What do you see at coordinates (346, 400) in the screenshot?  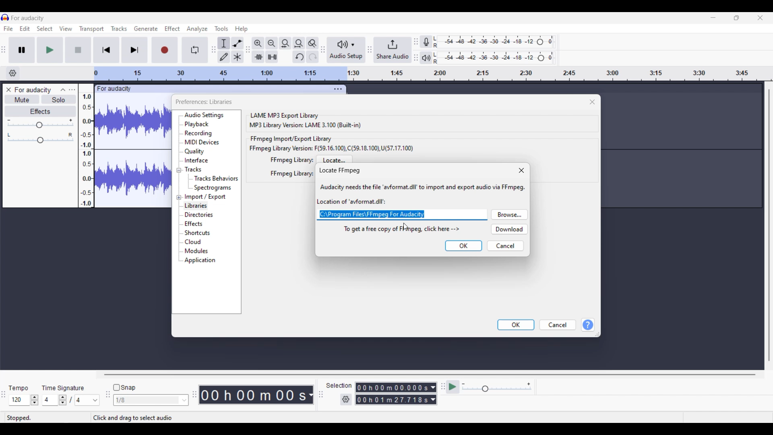 I see `Settings` at bounding box center [346, 400].